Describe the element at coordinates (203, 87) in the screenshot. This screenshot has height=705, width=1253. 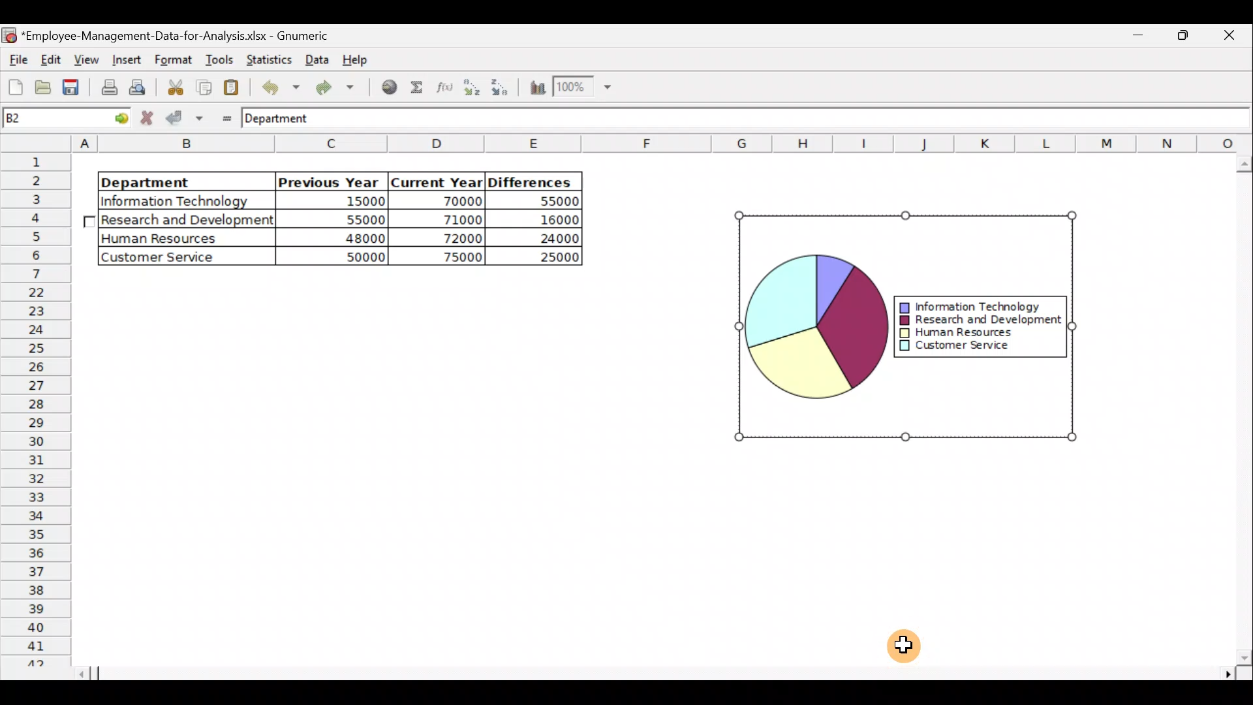
I see `Copy the selection` at that location.